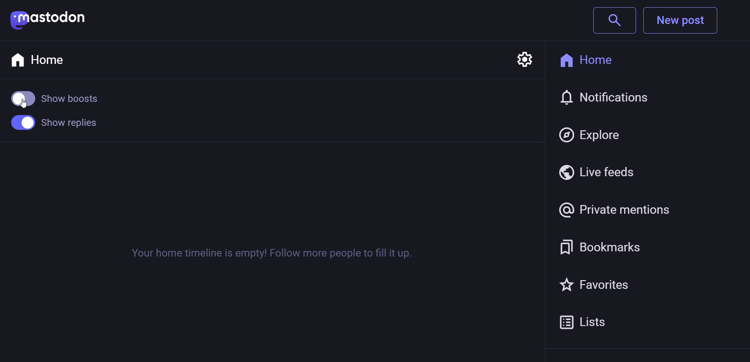 The width and height of the screenshot is (750, 362). Describe the element at coordinates (596, 59) in the screenshot. I see `home` at that location.